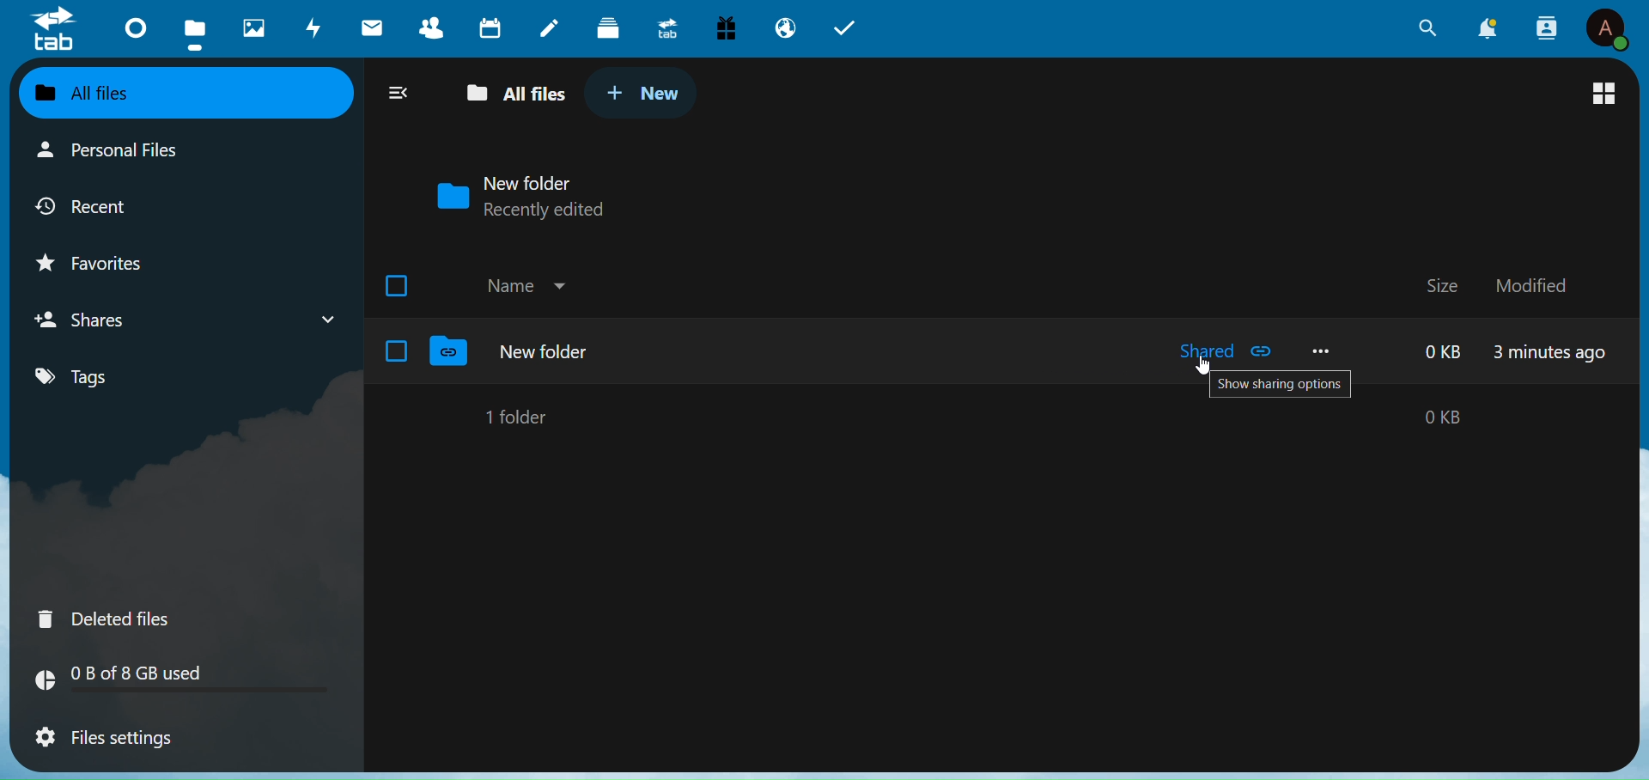  What do you see at coordinates (851, 26) in the screenshot?
I see `Tab` at bounding box center [851, 26].